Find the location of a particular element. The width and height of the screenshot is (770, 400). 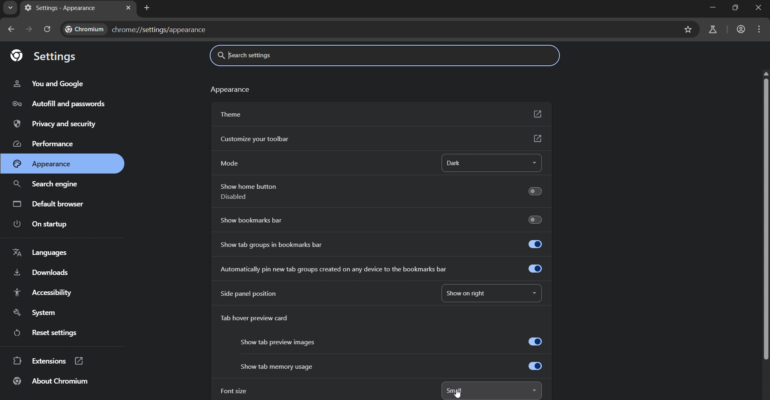

on startup is located at coordinates (43, 224).